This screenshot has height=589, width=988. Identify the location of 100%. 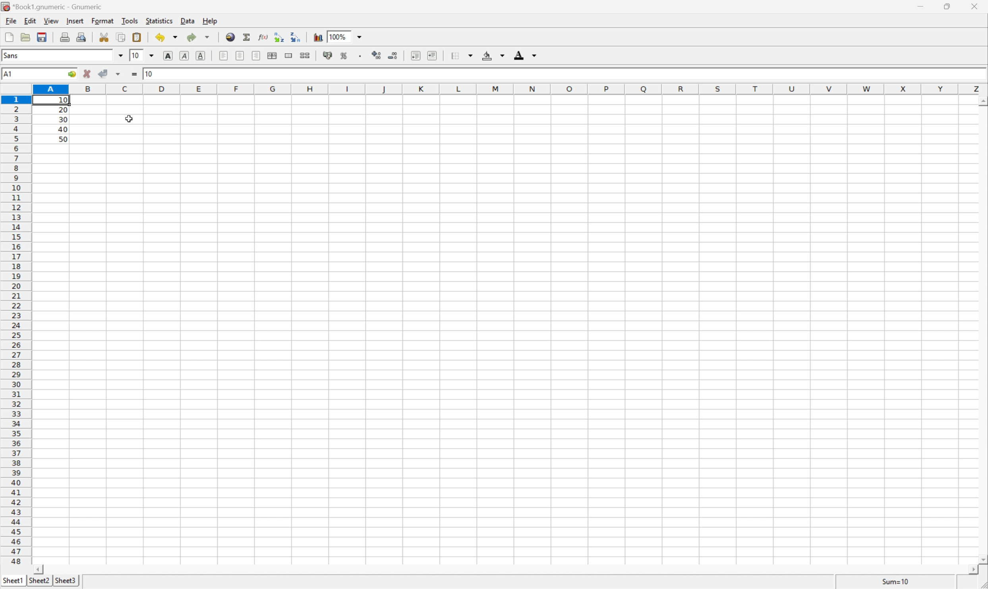
(338, 36).